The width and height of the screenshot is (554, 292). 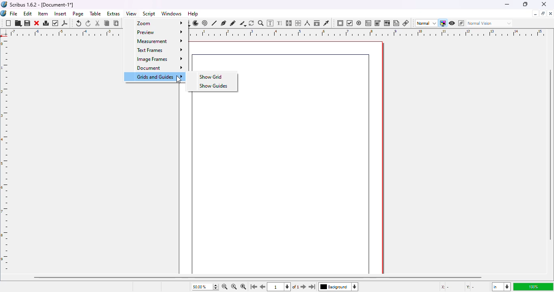 What do you see at coordinates (341, 288) in the screenshot?
I see `background` at bounding box center [341, 288].